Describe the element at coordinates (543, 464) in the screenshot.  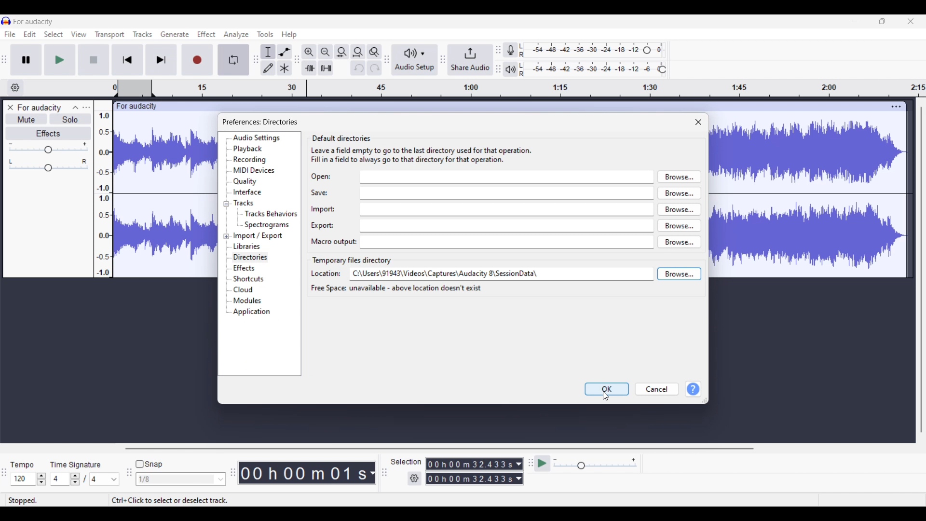
I see `Play at speed/Play at speed once` at that location.